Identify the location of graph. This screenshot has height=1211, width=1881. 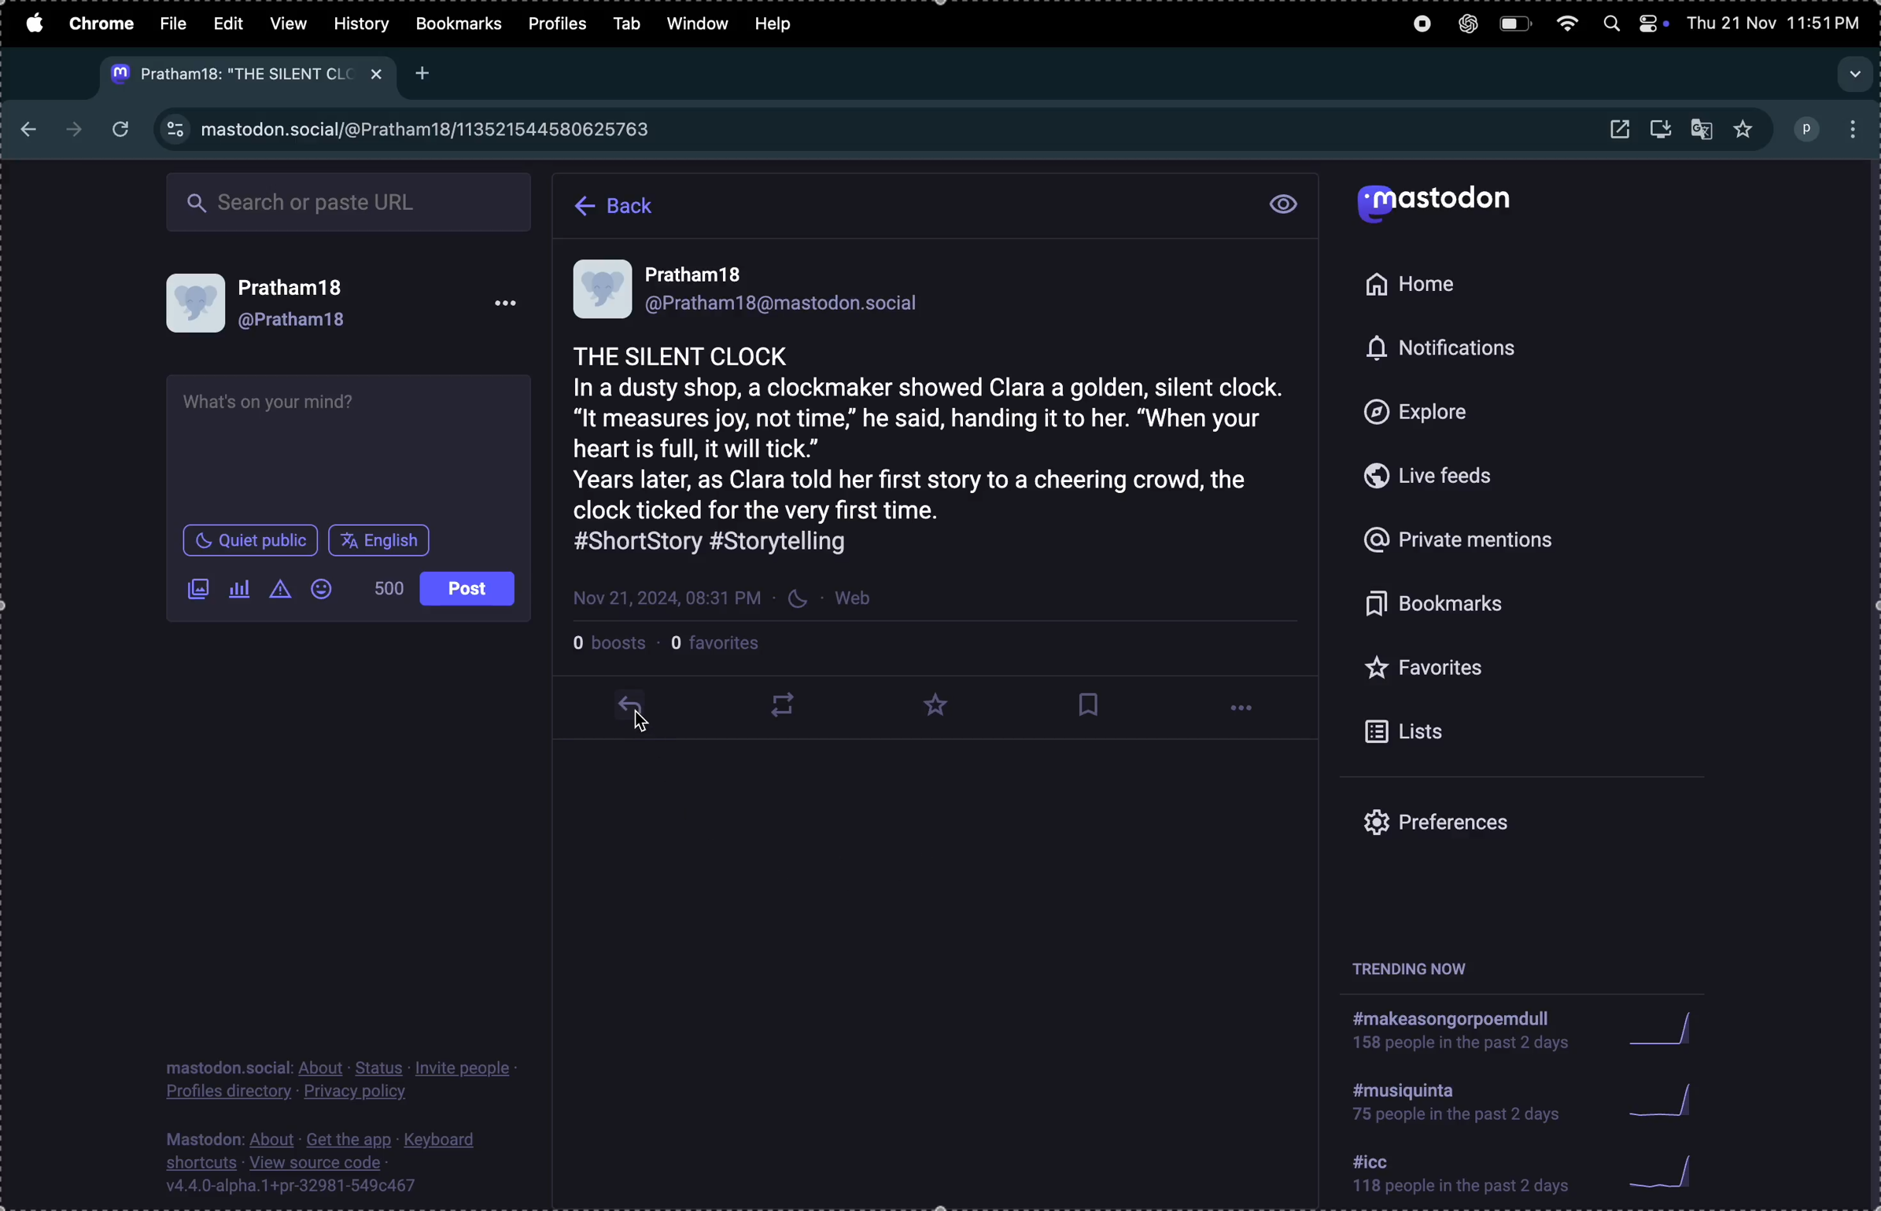
(1664, 1029).